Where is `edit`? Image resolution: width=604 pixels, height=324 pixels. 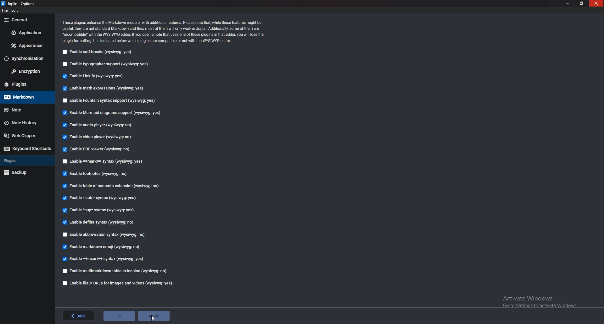 edit is located at coordinates (16, 11).